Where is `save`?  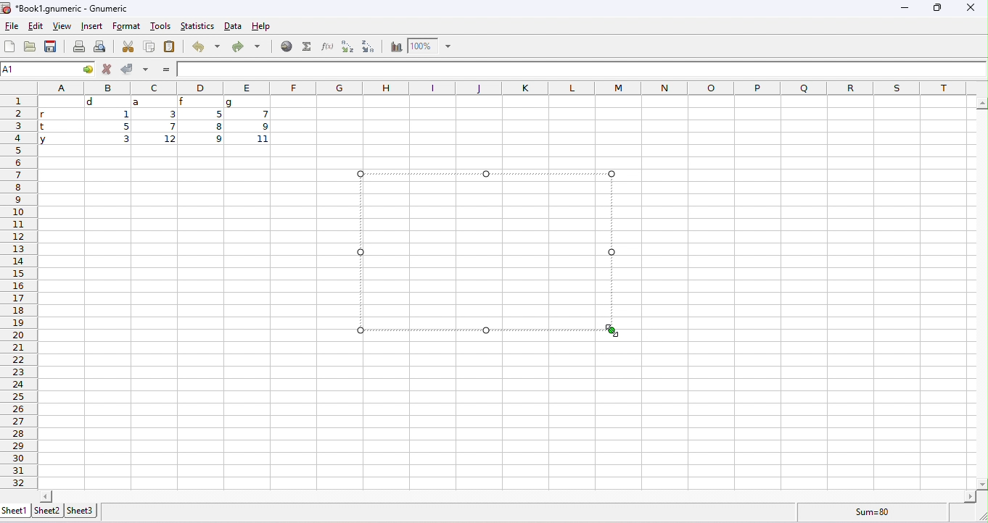 save is located at coordinates (51, 46).